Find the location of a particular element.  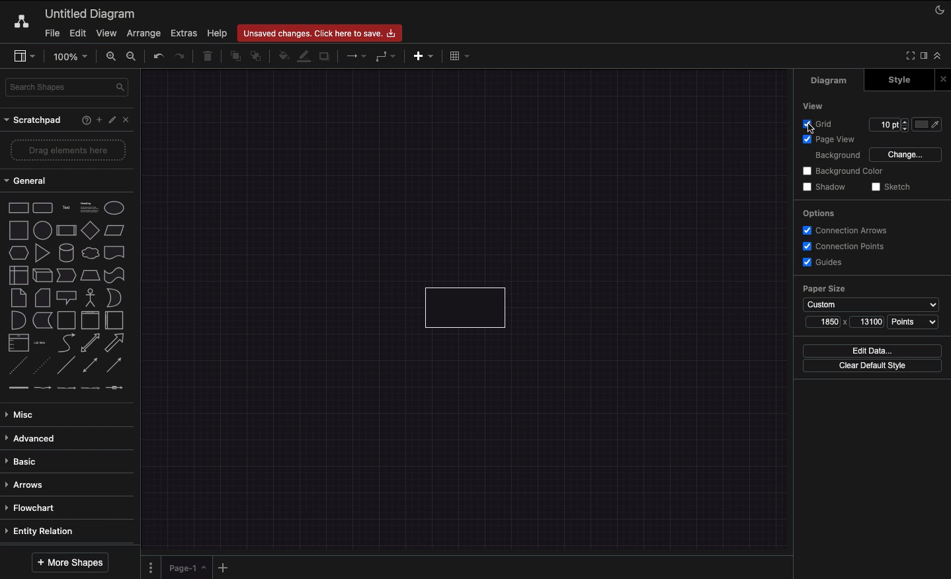

Guides is located at coordinates (828, 264).